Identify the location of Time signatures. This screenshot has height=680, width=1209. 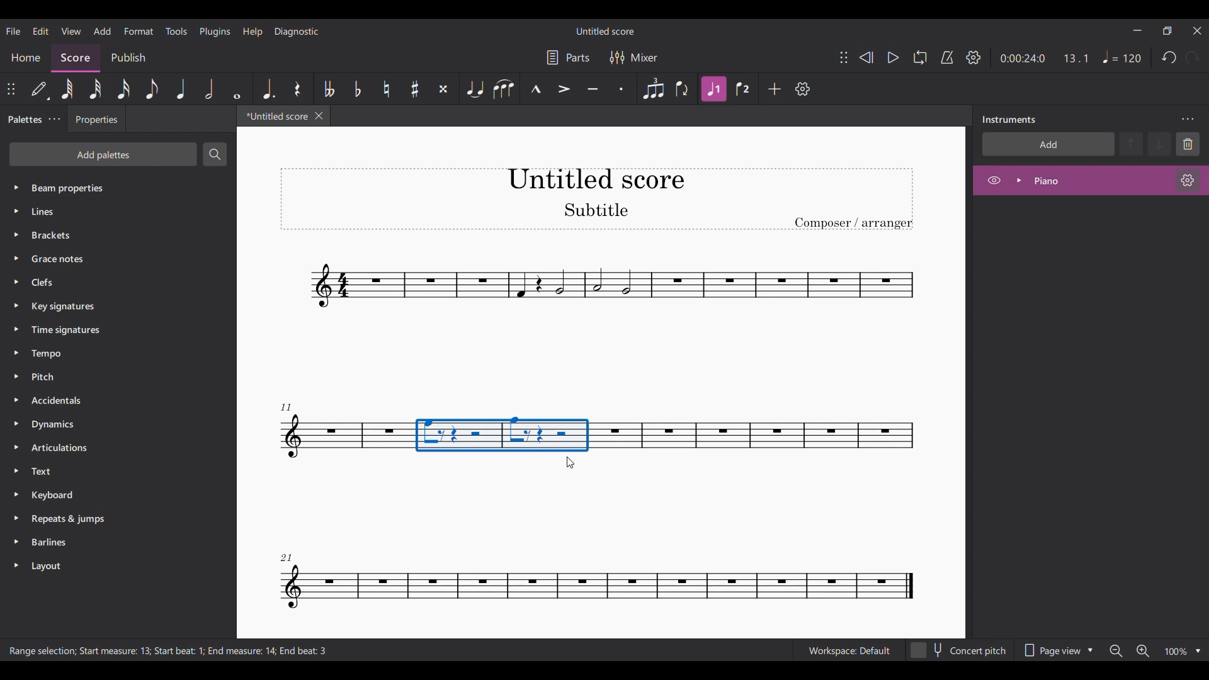
(113, 330).